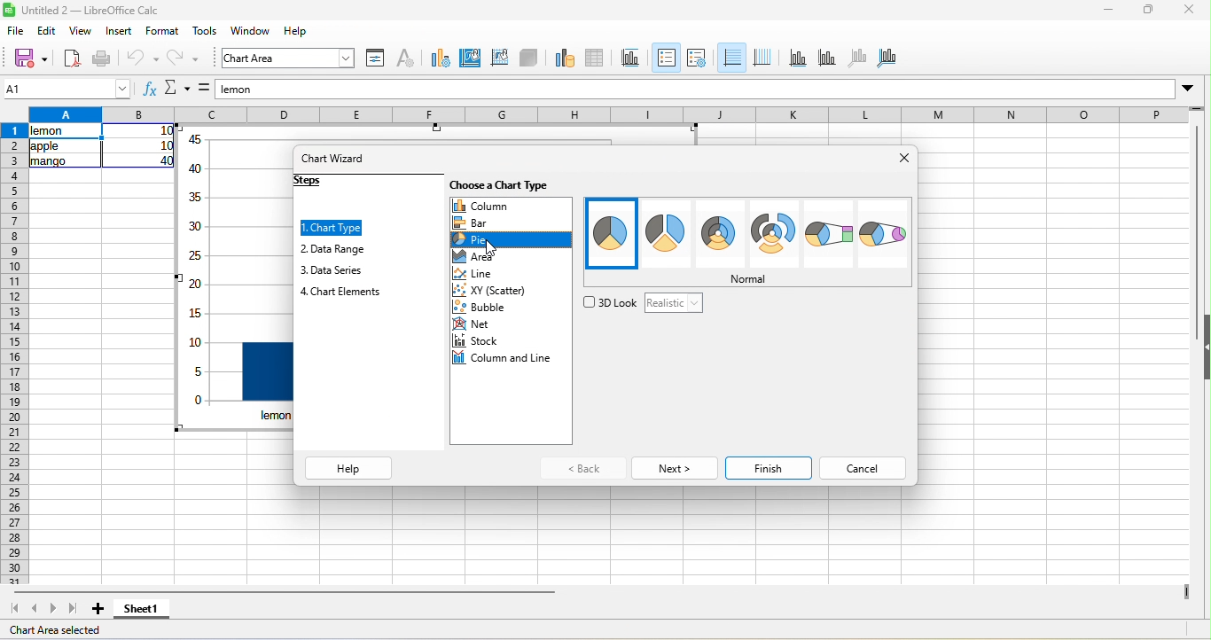  What do you see at coordinates (31, 57) in the screenshot?
I see `save` at bounding box center [31, 57].